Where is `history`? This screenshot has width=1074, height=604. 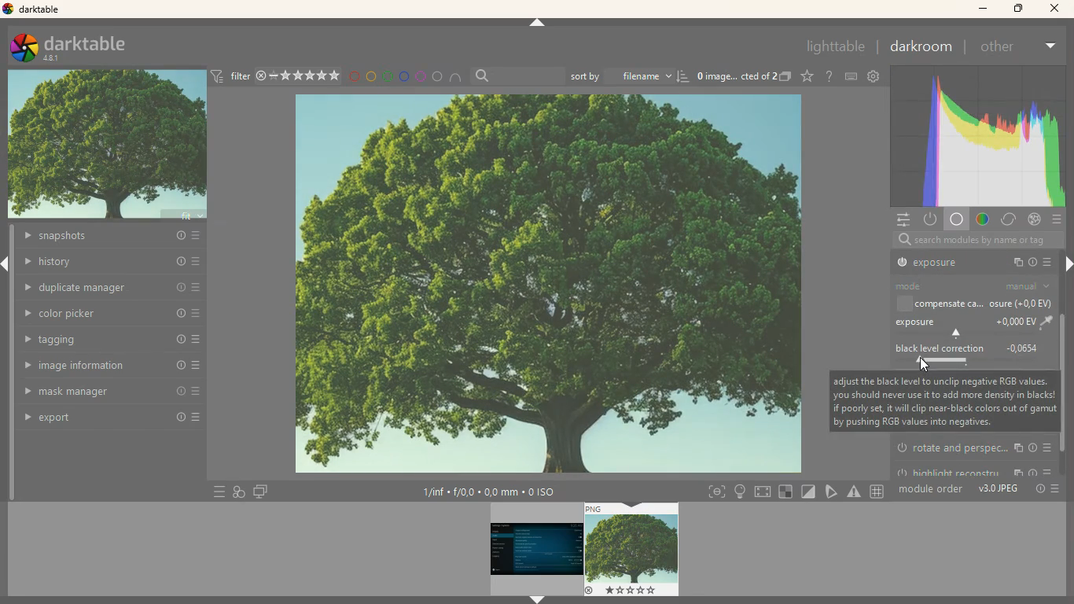 history is located at coordinates (112, 261).